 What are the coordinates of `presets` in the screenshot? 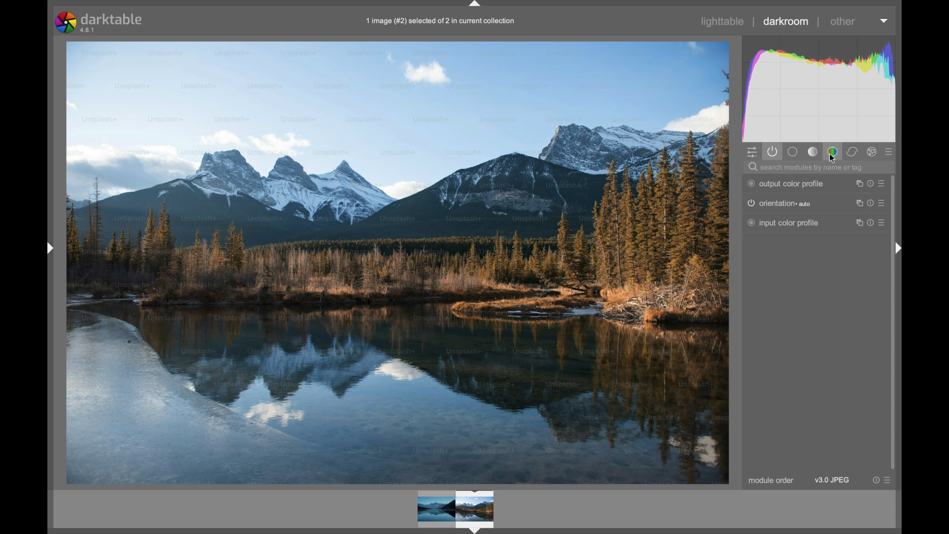 It's located at (884, 222).